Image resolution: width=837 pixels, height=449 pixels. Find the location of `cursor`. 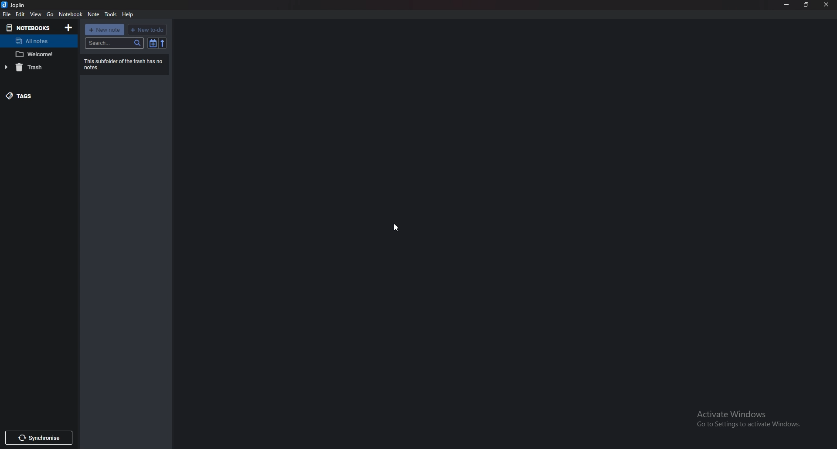

cursor is located at coordinates (395, 228).